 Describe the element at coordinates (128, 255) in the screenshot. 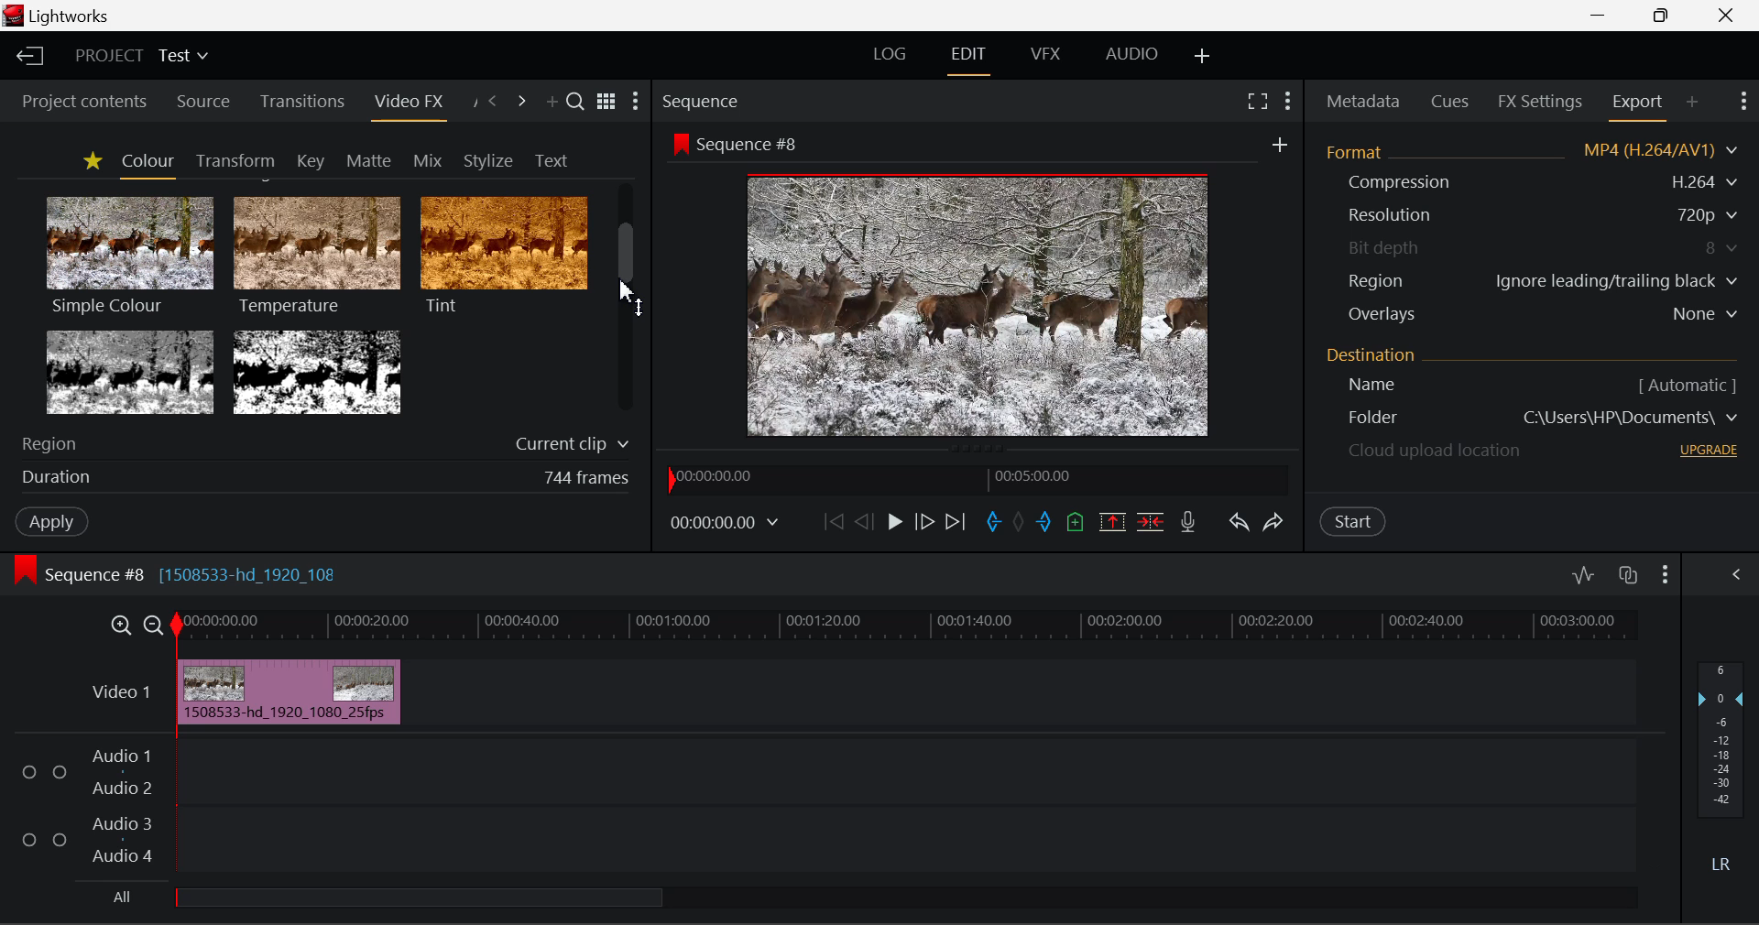

I see `Simple Colour` at that location.